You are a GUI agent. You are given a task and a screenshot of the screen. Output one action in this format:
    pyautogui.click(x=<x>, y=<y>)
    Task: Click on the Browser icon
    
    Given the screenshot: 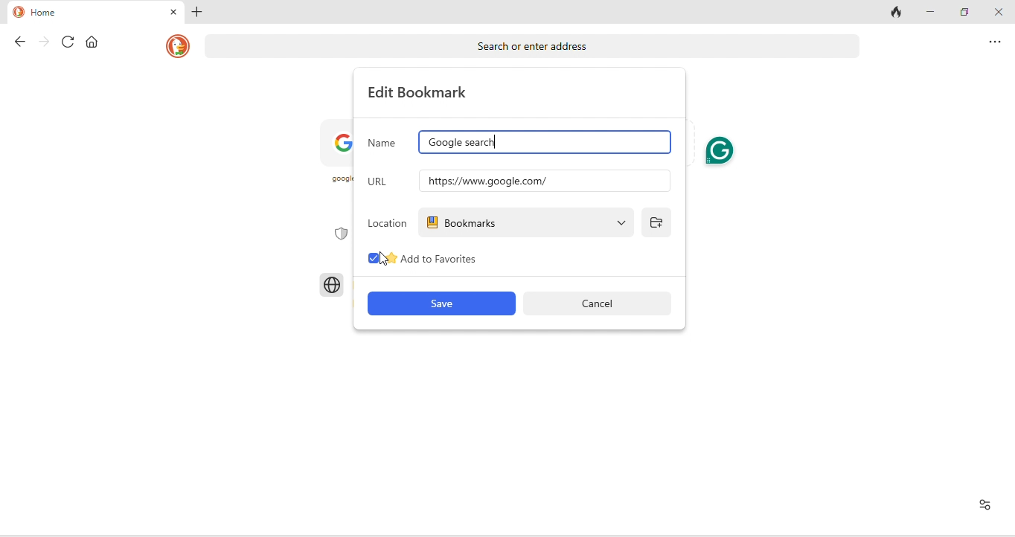 What is the action you would take?
    pyautogui.click(x=331, y=284)
    